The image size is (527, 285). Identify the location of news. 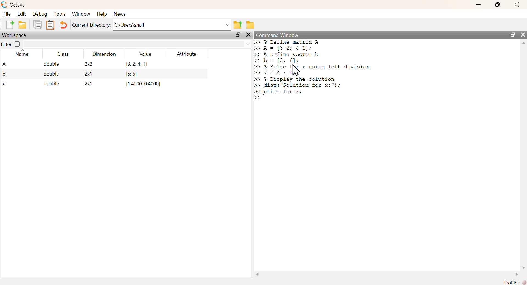
(120, 14).